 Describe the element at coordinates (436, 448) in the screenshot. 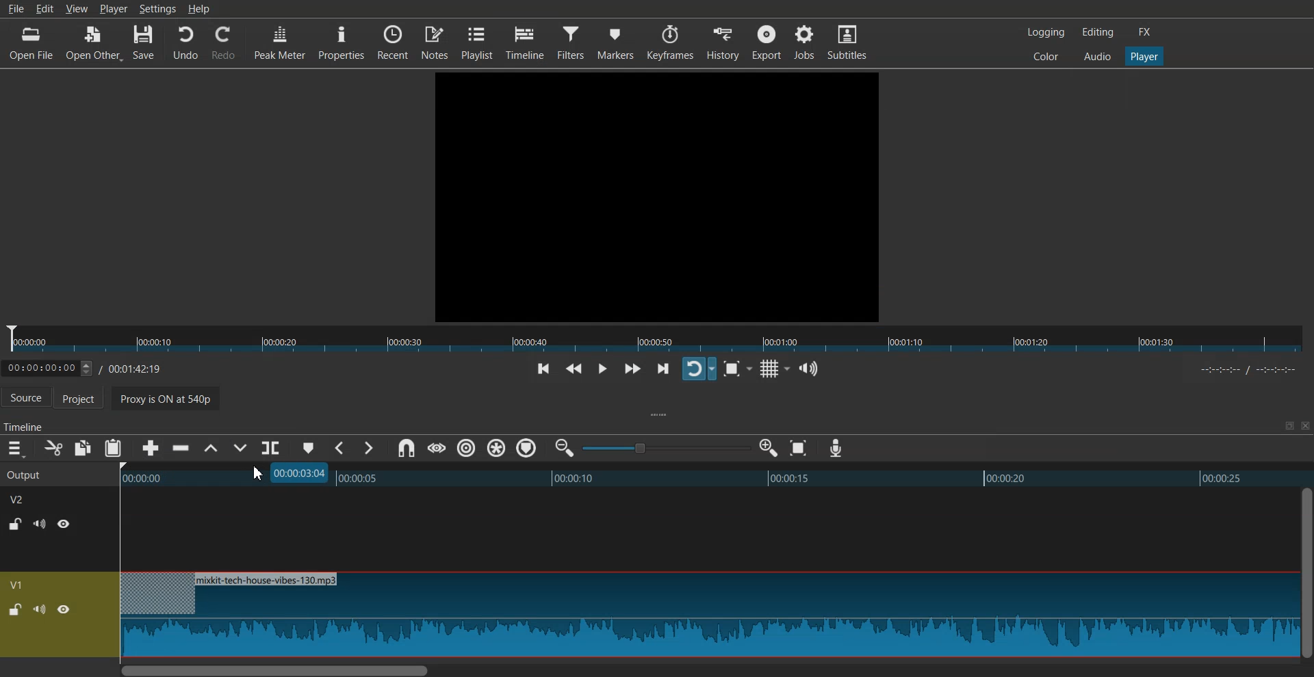

I see `Scrub while dragging` at that location.